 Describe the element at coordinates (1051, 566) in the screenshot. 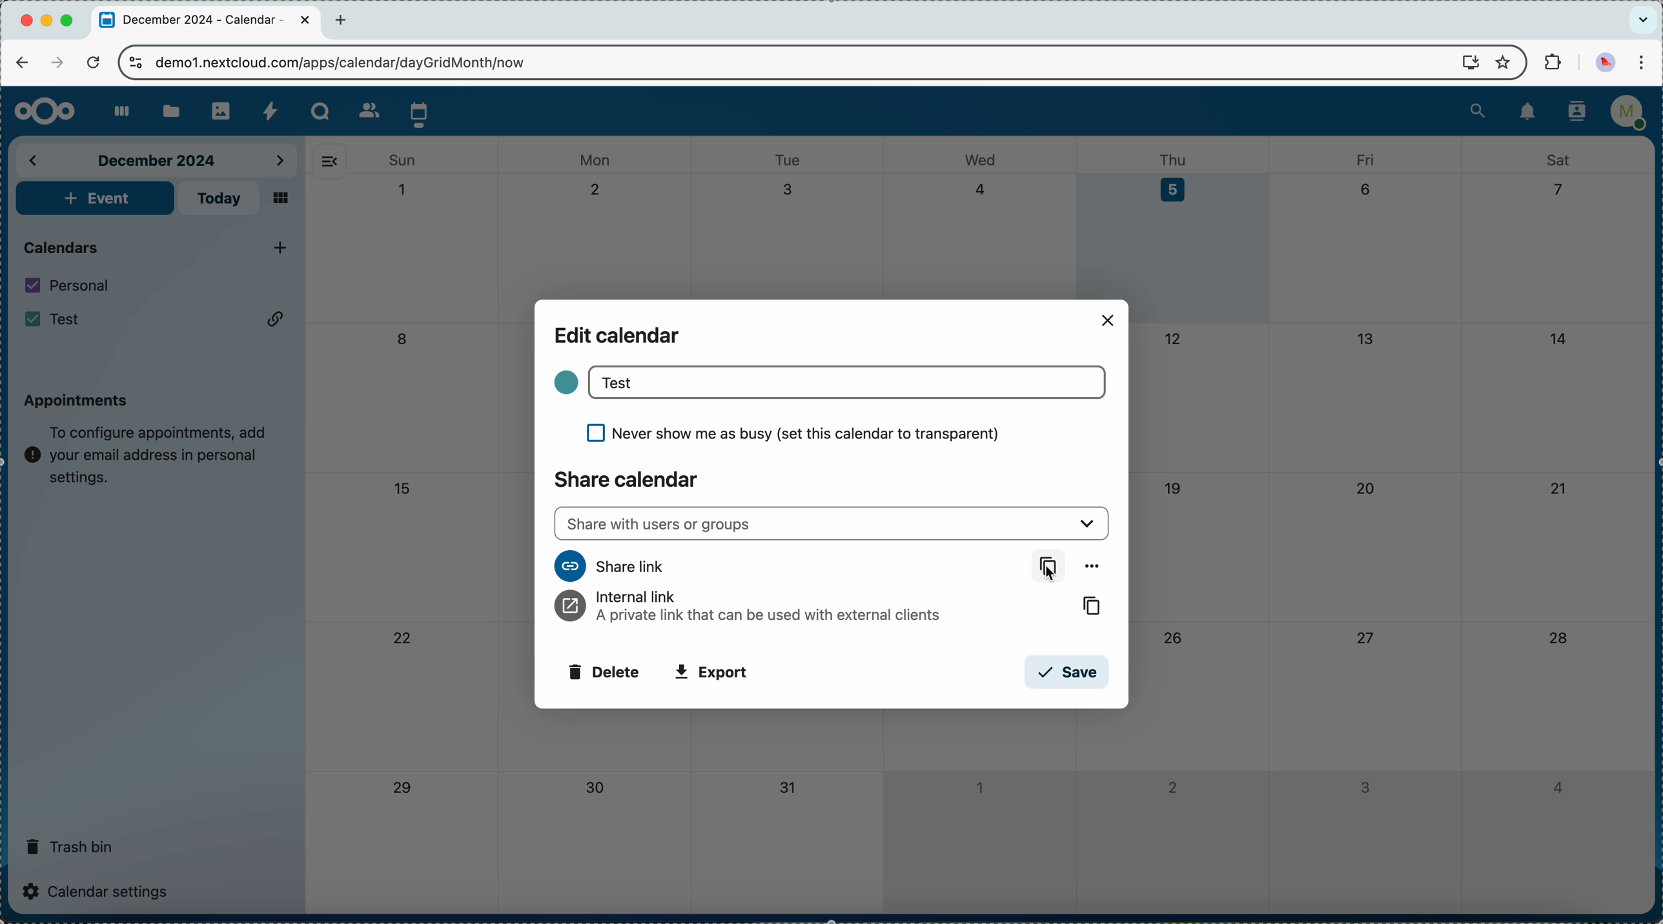

I see `copy link` at that location.